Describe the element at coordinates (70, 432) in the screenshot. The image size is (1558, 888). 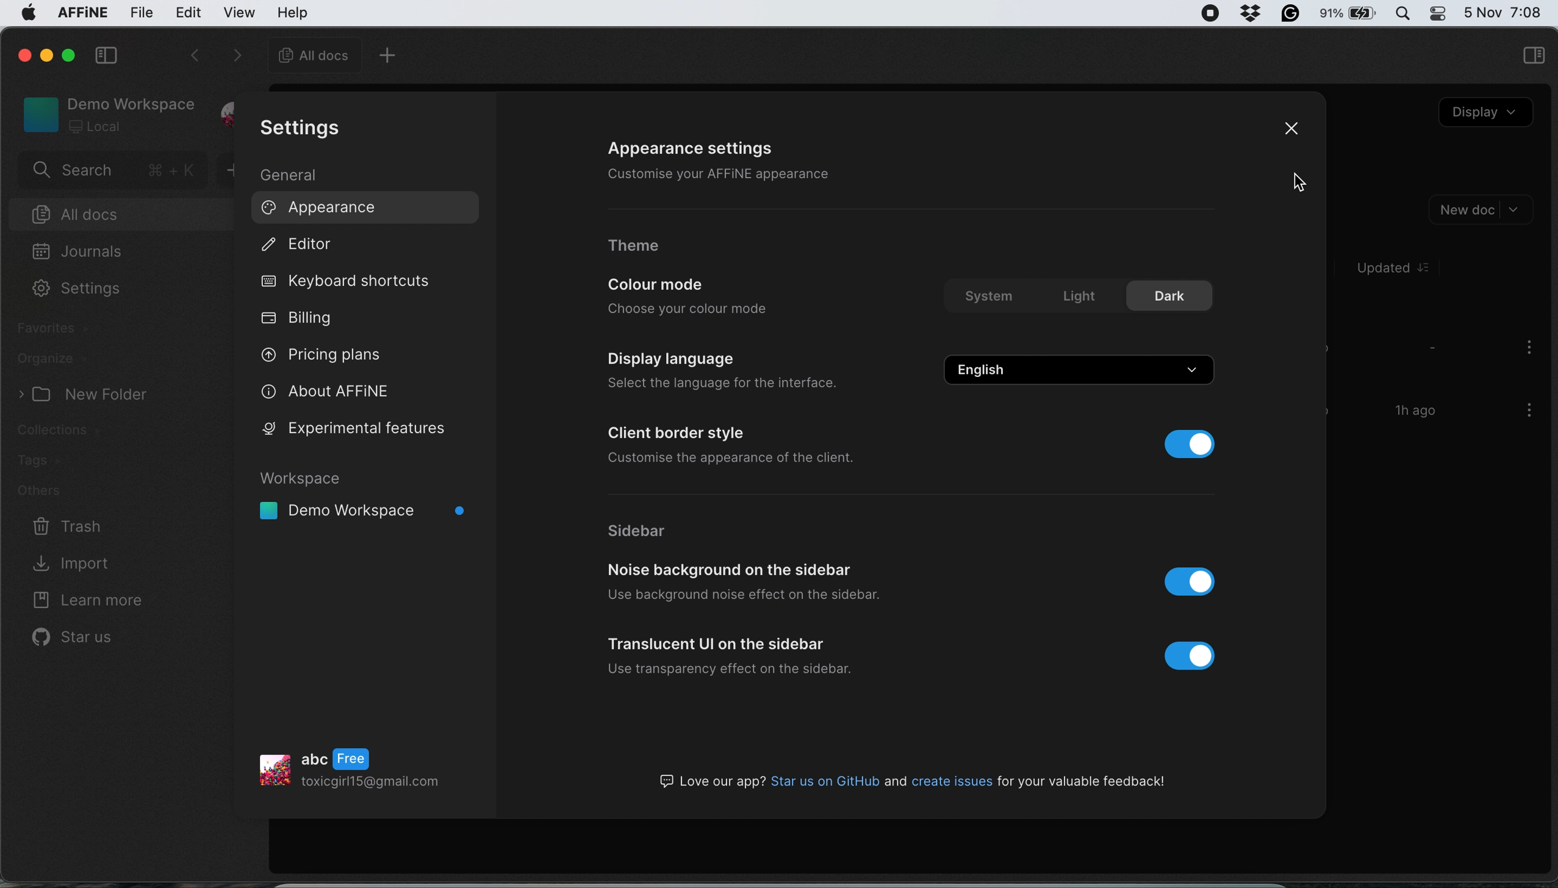
I see `collections` at that location.